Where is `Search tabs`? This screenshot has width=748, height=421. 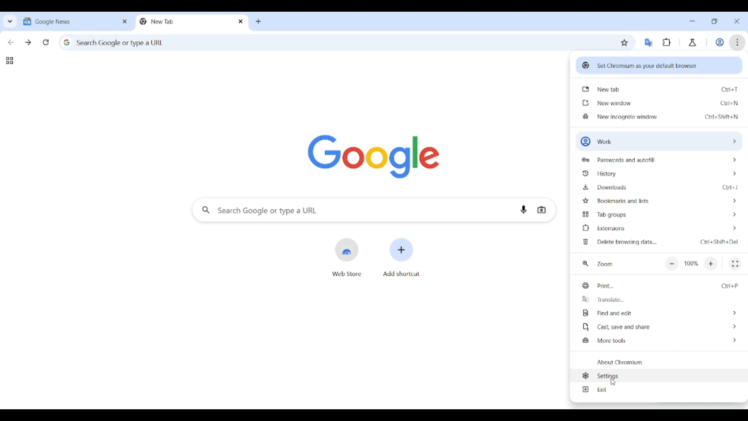
Search tabs is located at coordinates (10, 21).